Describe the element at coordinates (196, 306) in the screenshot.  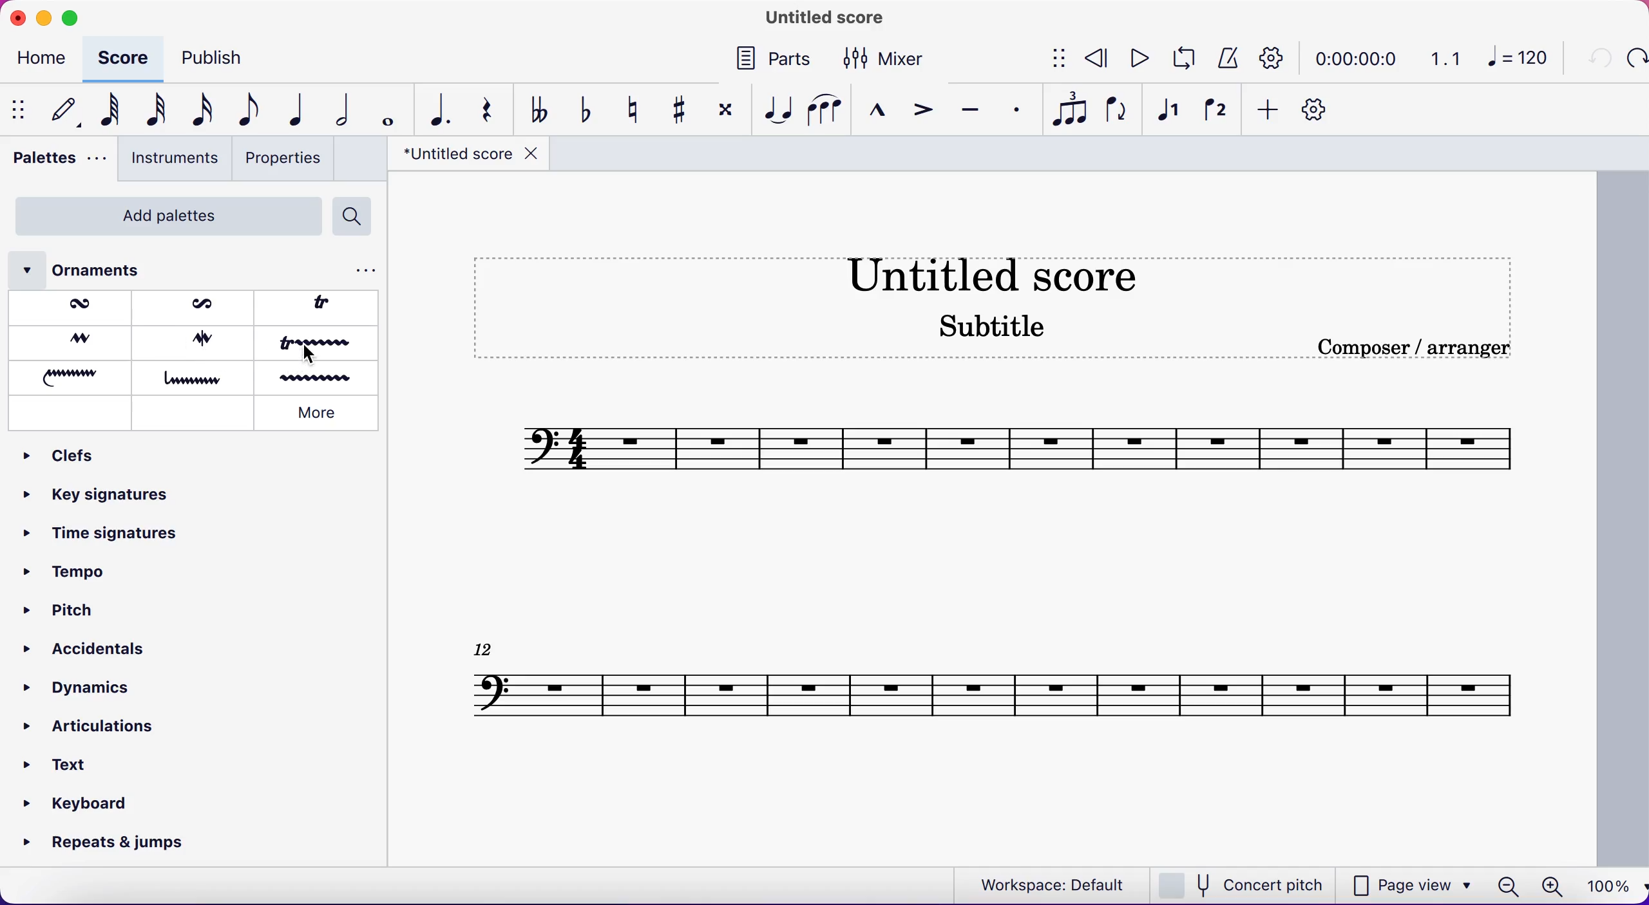
I see `inverted mordent` at that location.